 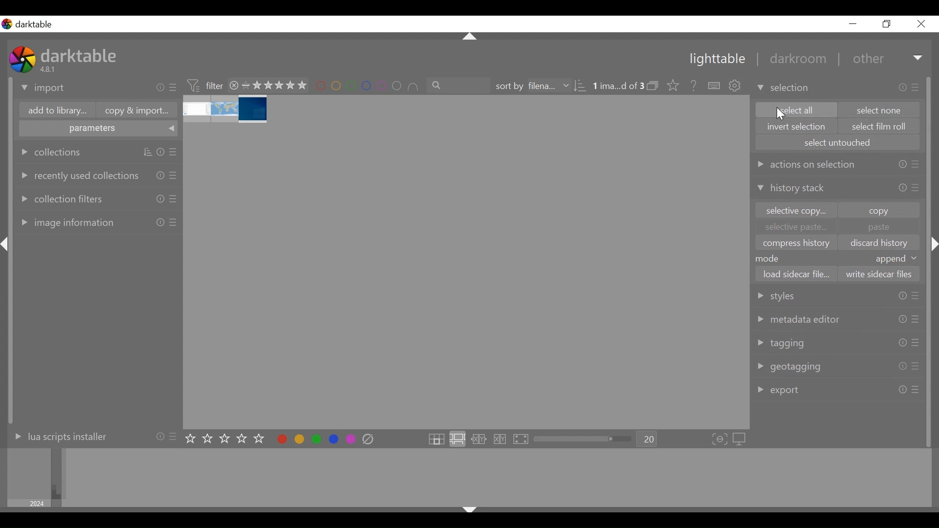 What do you see at coordinates (800, 319) in the screenshot?
I see `metadata editor` at bounding box center [800, 319].